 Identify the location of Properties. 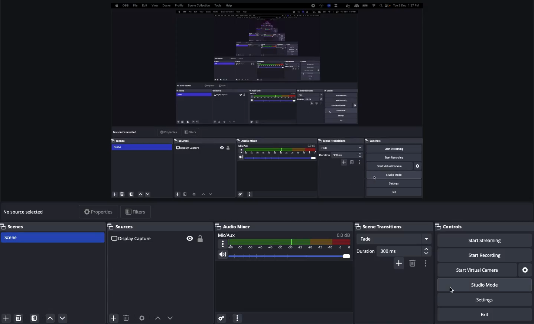
(99, 212).